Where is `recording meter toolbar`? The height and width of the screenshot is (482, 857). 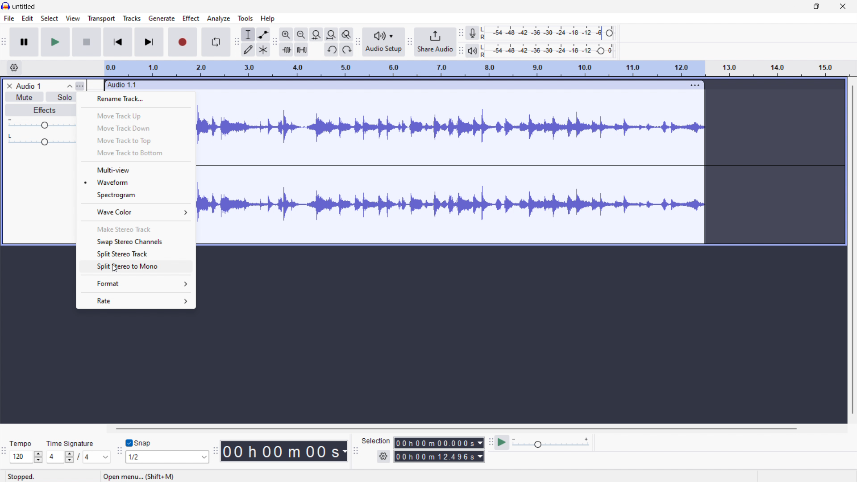 recording meter toolbar is located at coordinates (461, 33).